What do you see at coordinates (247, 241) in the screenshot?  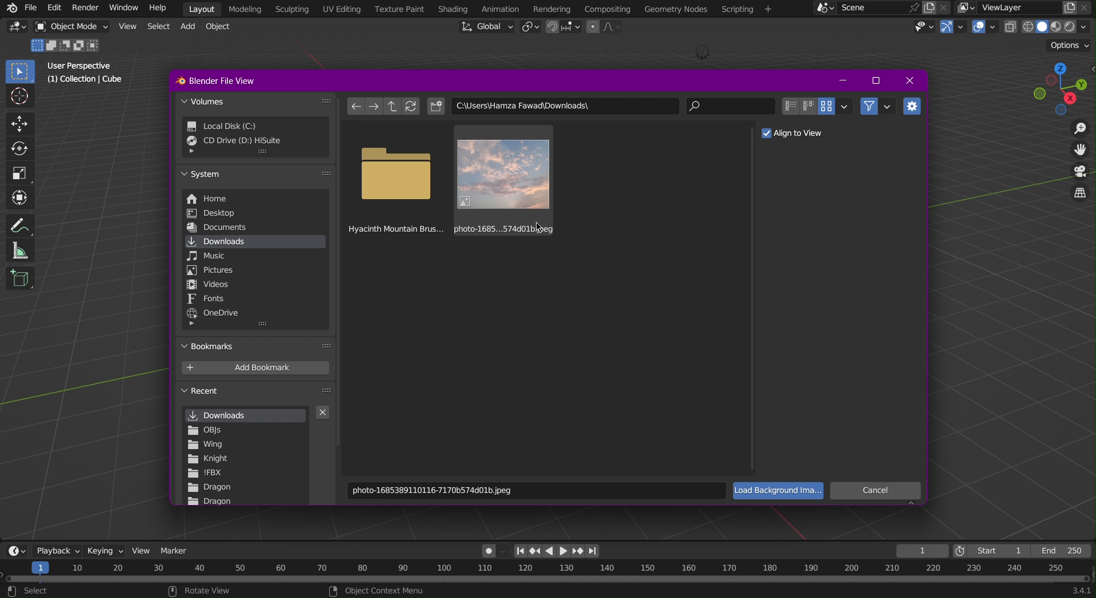 I see `Downloads` at bounding box center [247, 241].